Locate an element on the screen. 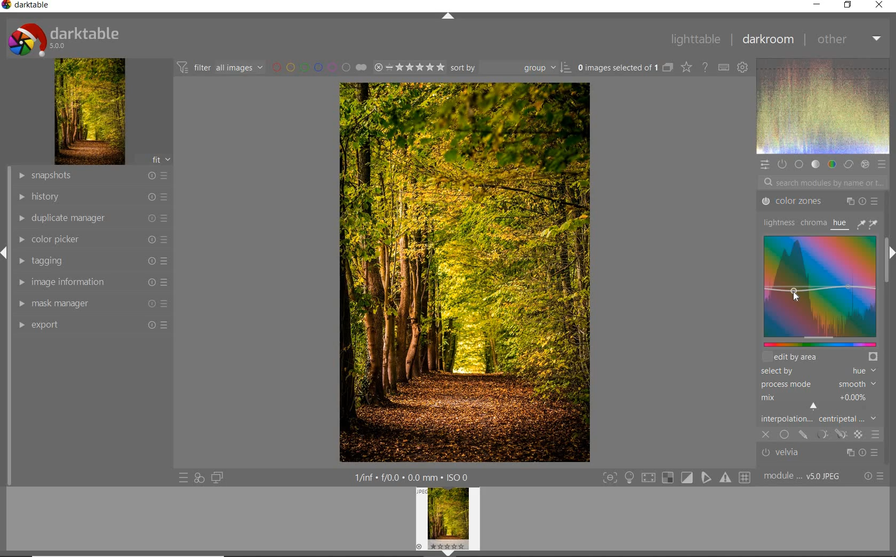 This screenshot has height=557, width=896. uniformly is located at coordinates (784, 435).